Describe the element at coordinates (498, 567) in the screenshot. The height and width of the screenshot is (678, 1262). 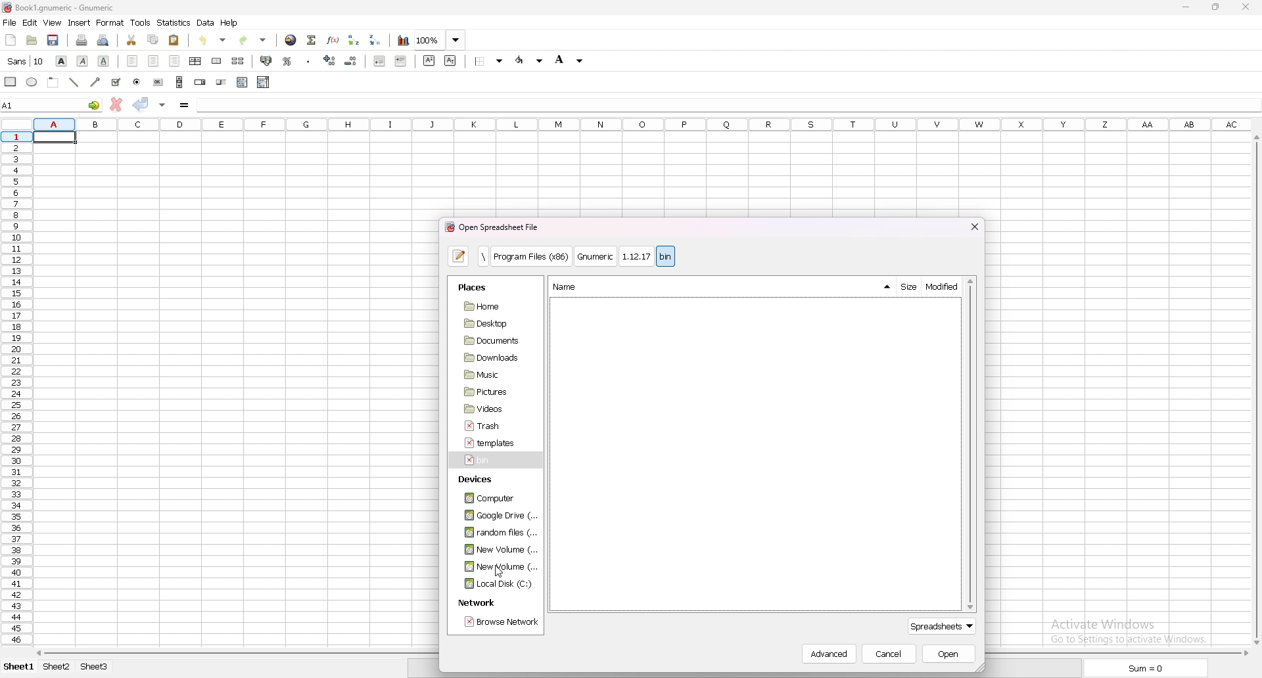
I see `new volume` at that location.